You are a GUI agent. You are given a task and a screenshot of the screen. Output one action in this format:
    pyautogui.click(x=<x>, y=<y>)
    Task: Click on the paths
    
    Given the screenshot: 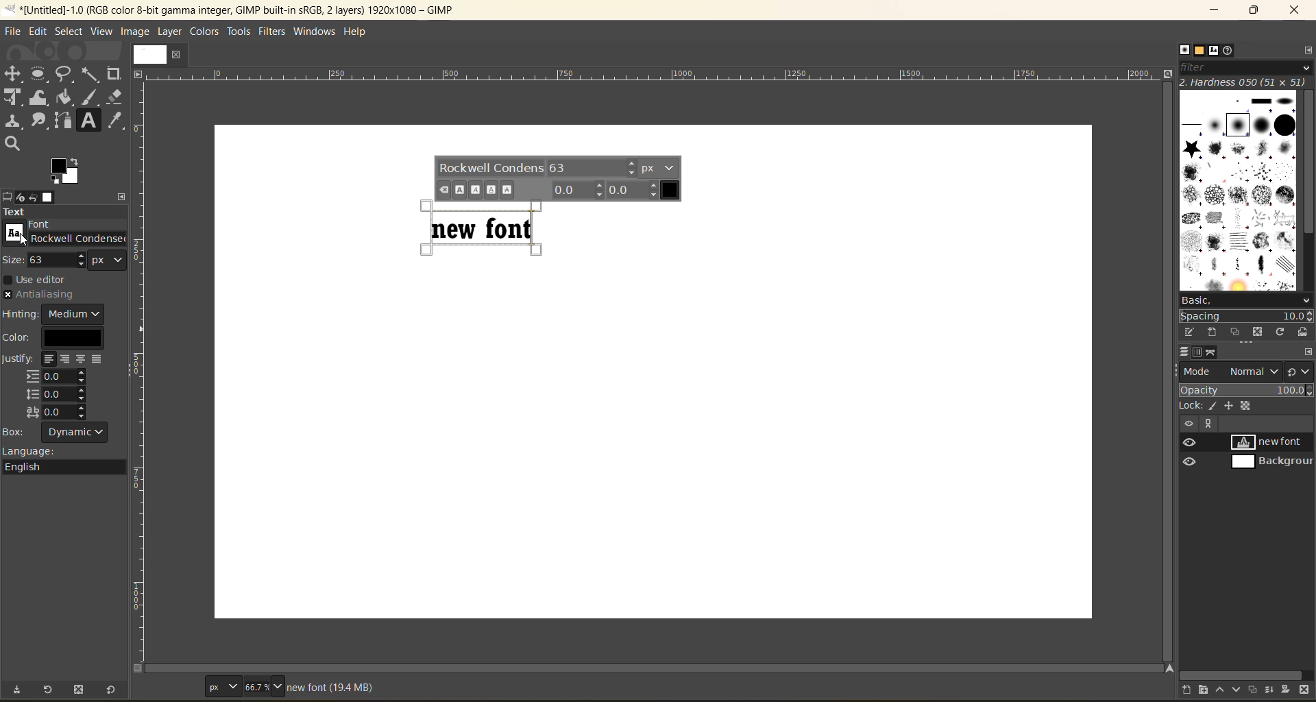 What is the action you would take?
    pyautogui.click(x=1211, y=352)
    